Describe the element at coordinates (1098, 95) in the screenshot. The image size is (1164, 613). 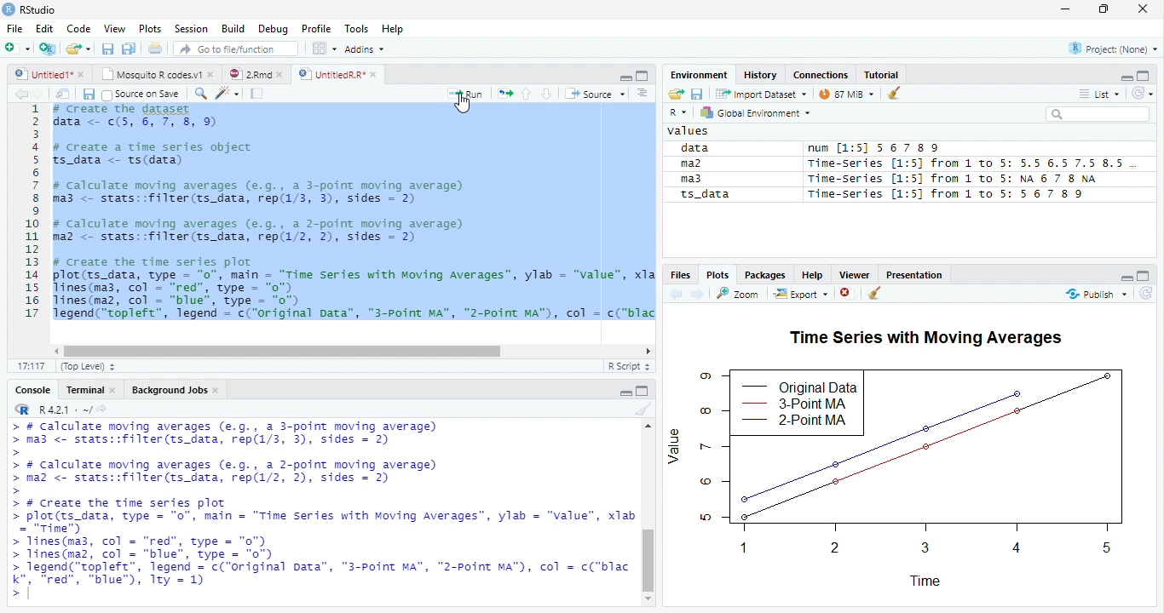
I see `List` at that location.